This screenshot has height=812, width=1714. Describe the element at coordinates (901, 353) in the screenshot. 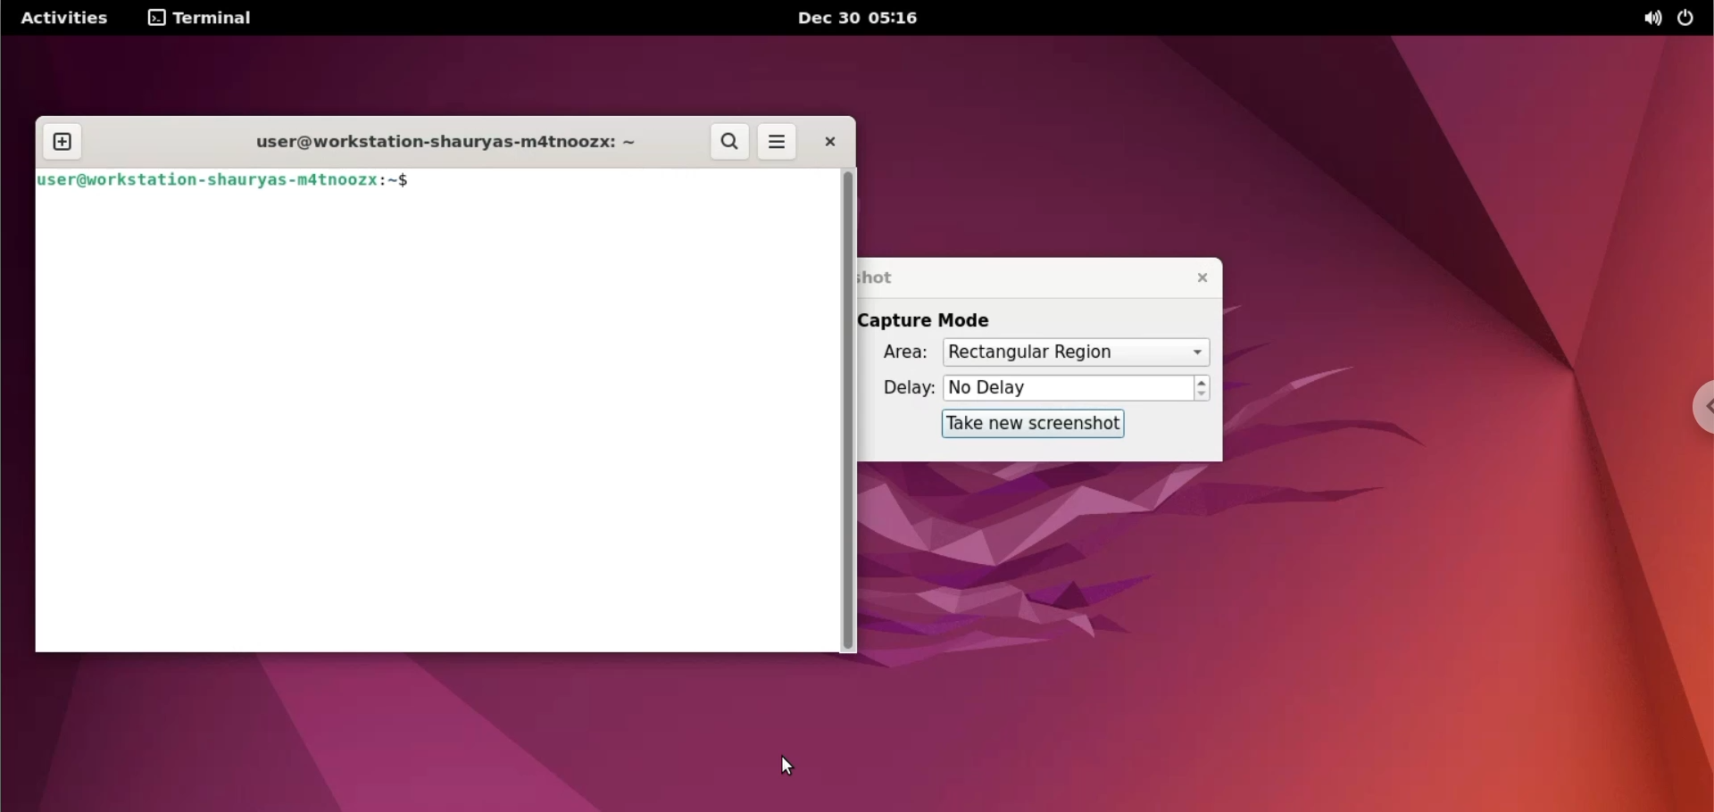

I see `area:` at that location.